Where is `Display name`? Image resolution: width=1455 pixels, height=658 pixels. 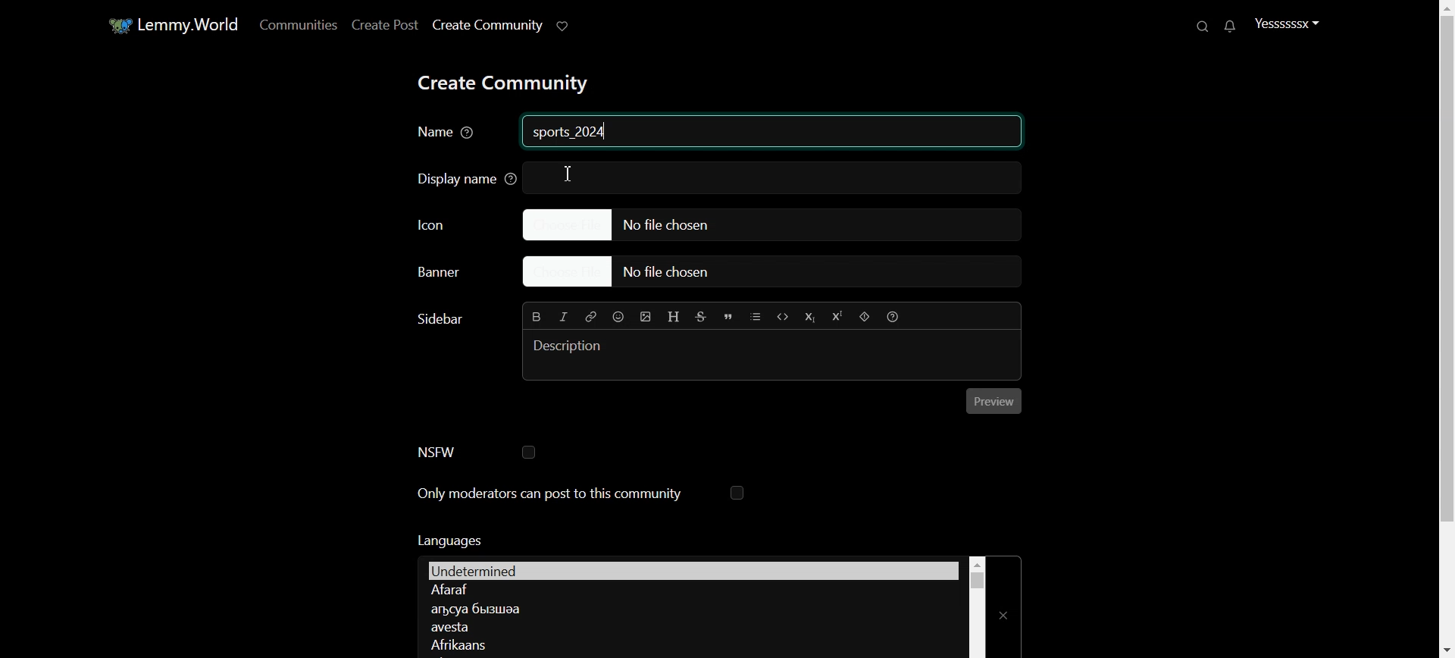
Display name is located at coordinates (460, 177).